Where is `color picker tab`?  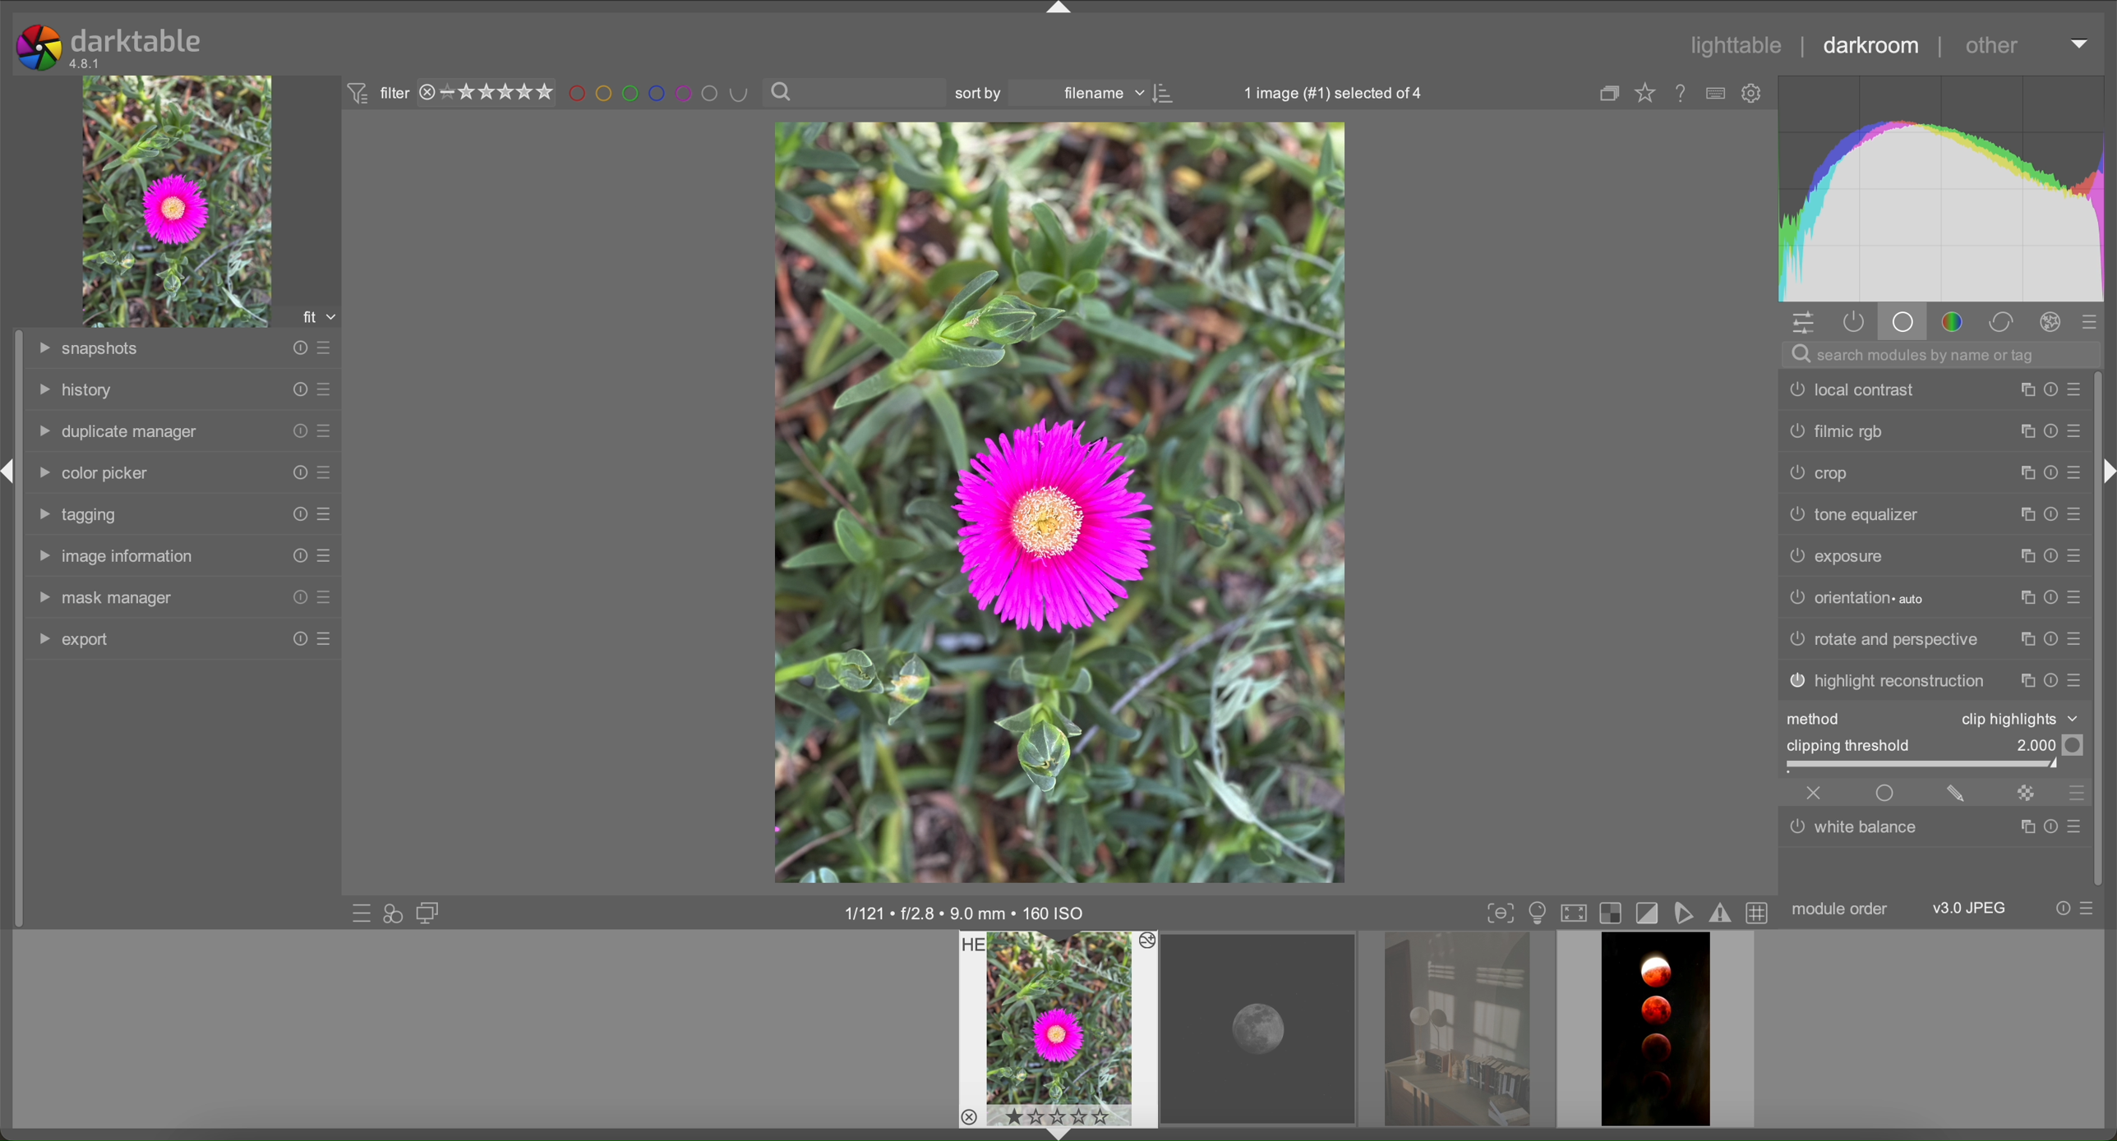 color picker tab is located at coordinates (90, 473).